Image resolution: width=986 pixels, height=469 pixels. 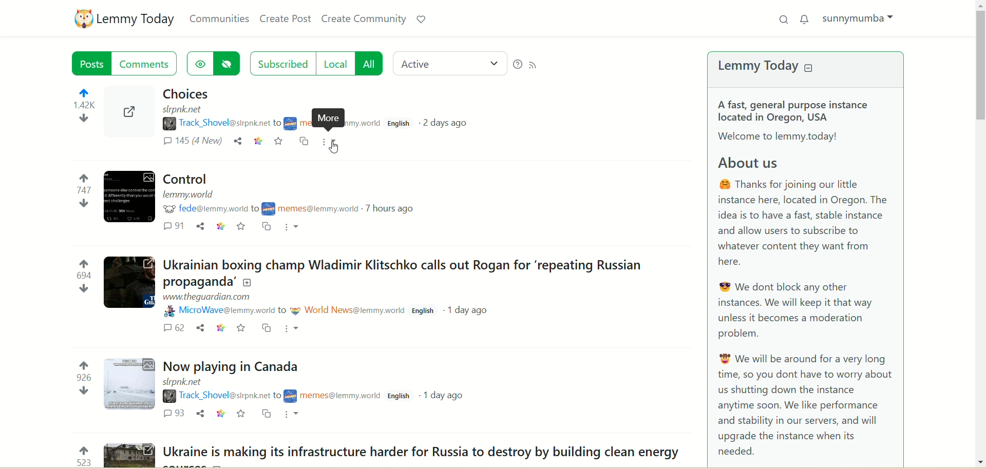 I want to click on community, so click(x=348, y=310).